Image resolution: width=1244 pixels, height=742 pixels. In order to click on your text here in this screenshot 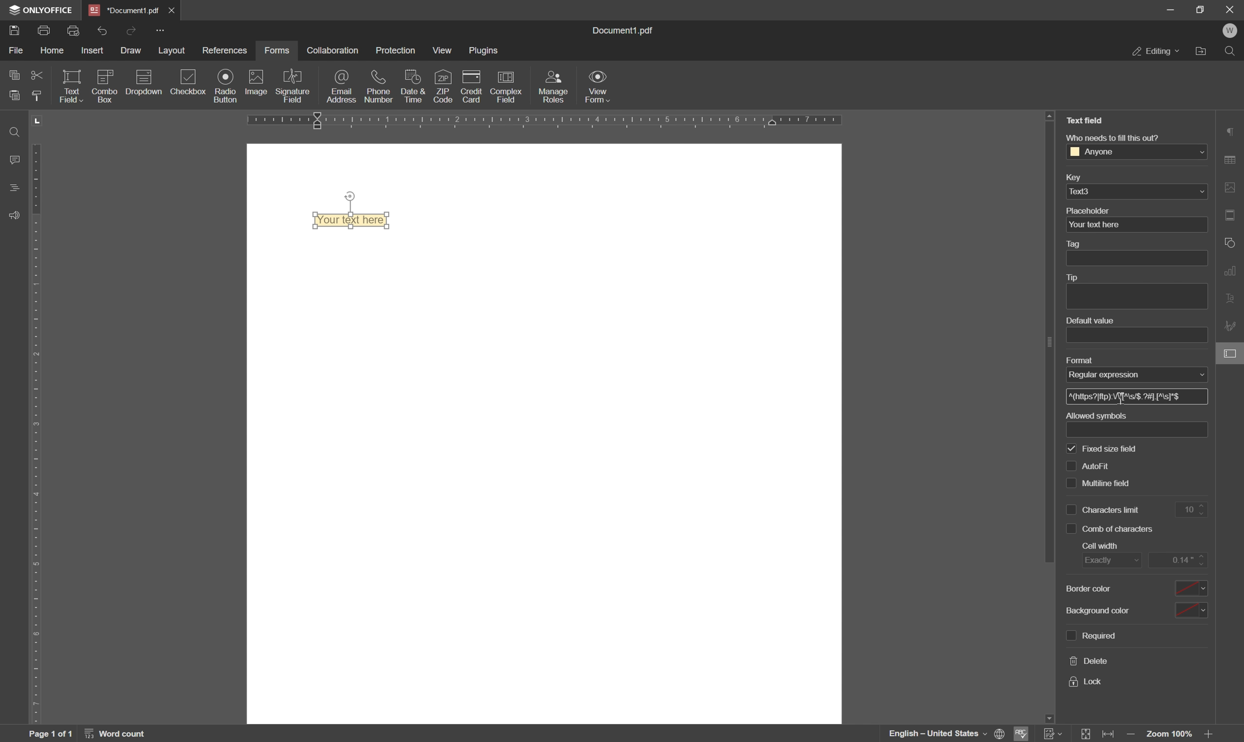, I will do `click(1094, 225)`.